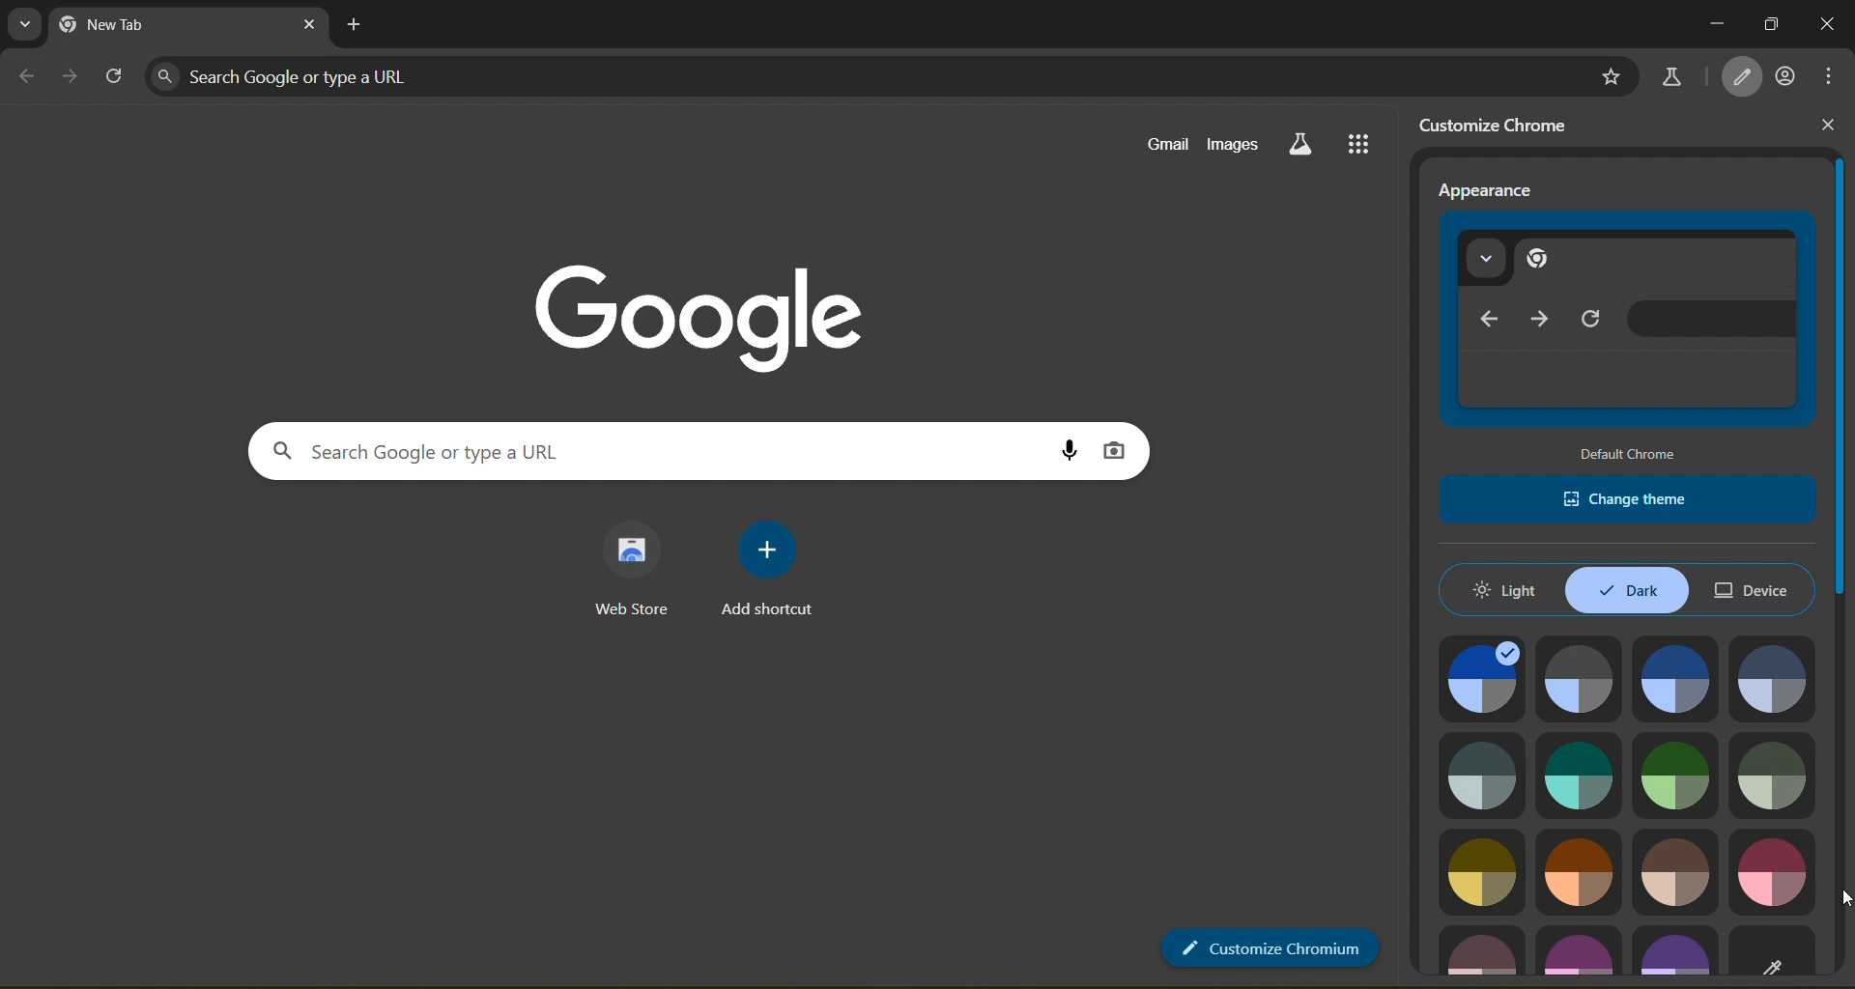 Image resolution: width=1855 pixels, height=989 pixels. Describe the element at coordinates (1785, 77) in the screenshot. I see `account` at that location.